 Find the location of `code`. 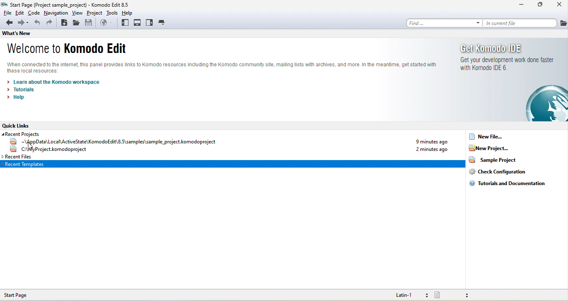

code is located at coordinates (36, 13).